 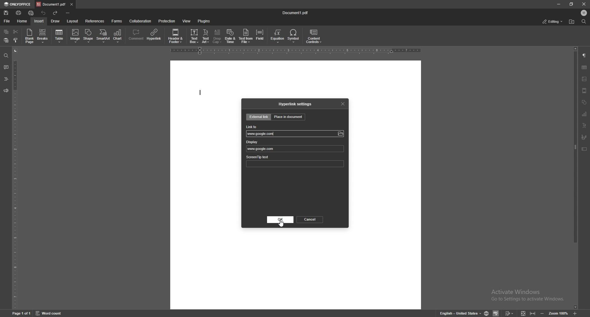 I want to click on www.google.com, so click(x=262, y=149).